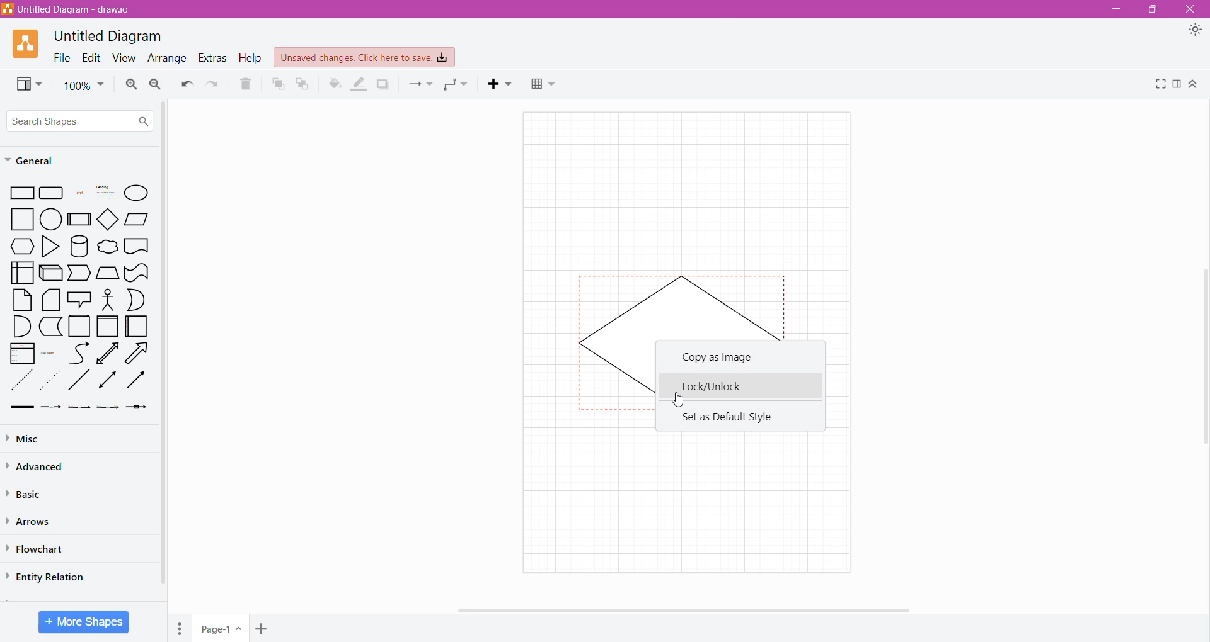 Image resolution: width=1210 pixels, height=642 pixels. What do you see at coordinates (677, 397) in the screenshot?
I see `Cursor Position` at bounding box center [677, 397].